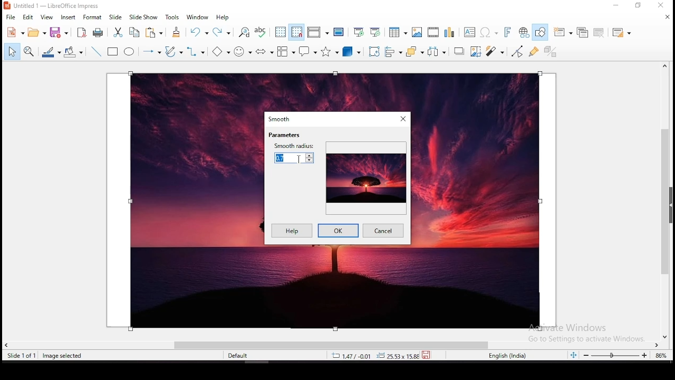 The height and width of the screenshot is (380, 675). Describe the element at coordinates (118, 32) in the screenshot. I see `cut` at that location.